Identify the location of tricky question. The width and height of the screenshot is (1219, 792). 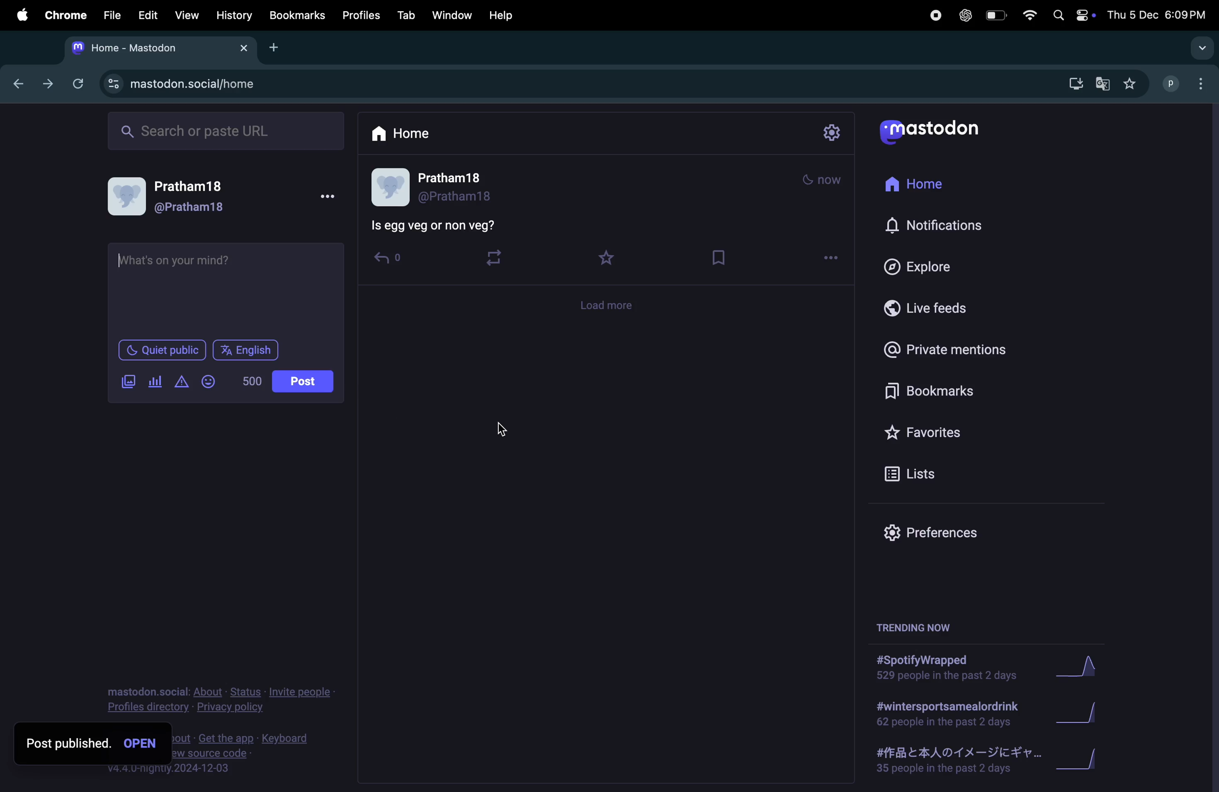
(447, 228).